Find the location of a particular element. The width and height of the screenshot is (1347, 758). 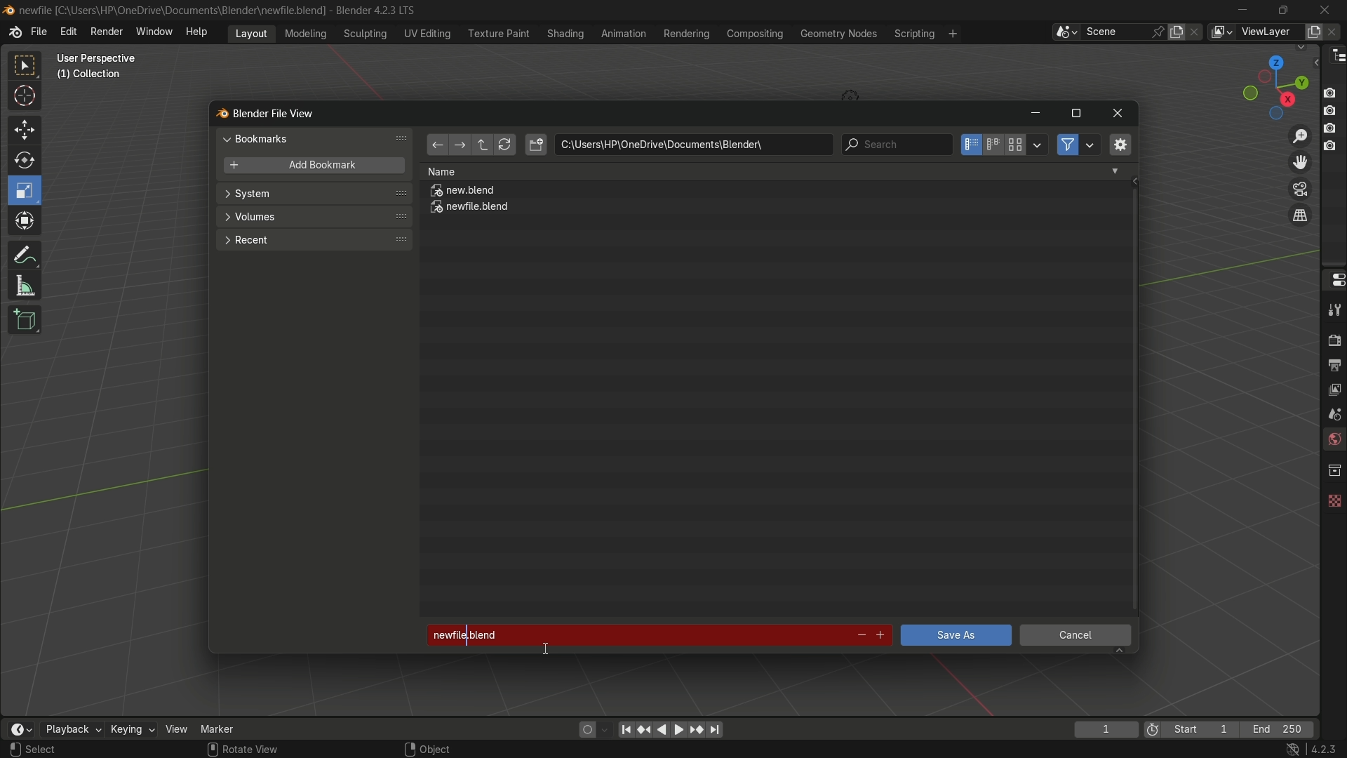

scale is located at coordinates (27, 190).